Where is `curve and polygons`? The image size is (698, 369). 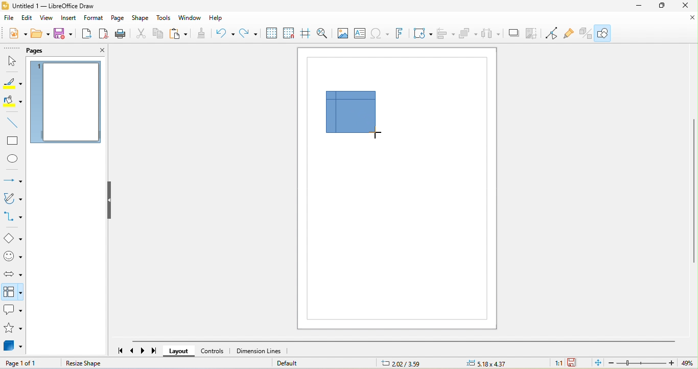
curve and polygons is located at coordinates (12, 199).